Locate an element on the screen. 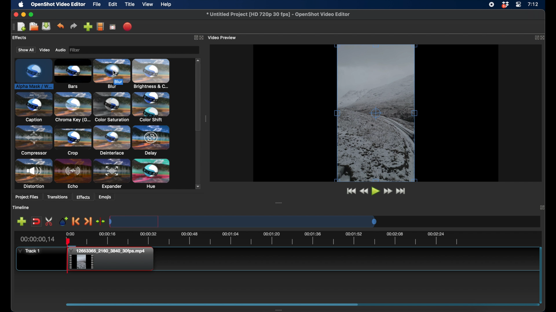 Image resolution: width=556 pixels, height=312 pixels. next marker is located at coordinates (89, 222).